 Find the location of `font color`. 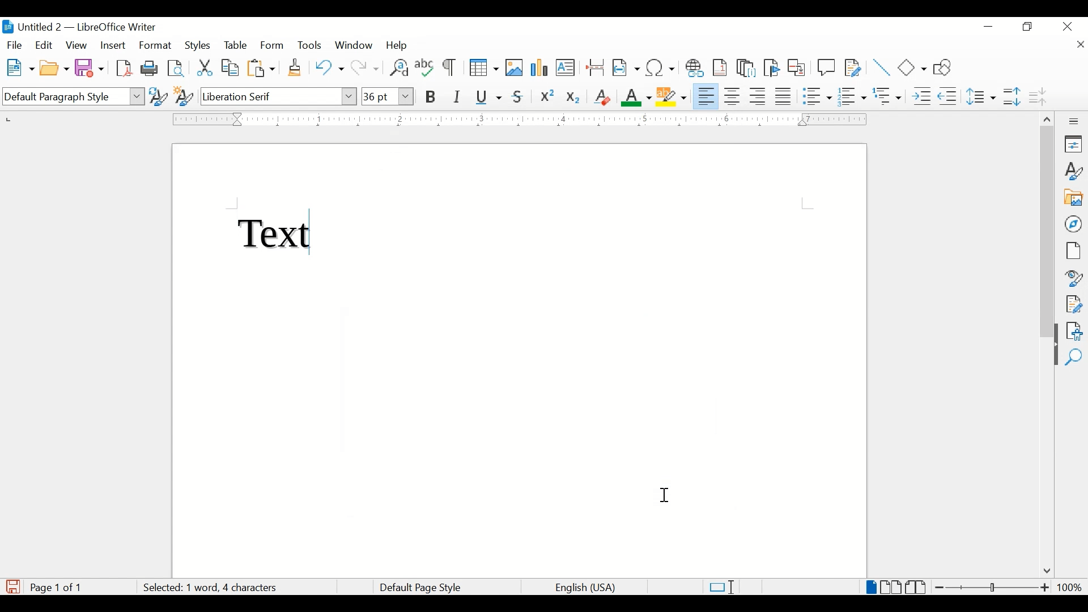

font color is located at coordinates (637, 97).